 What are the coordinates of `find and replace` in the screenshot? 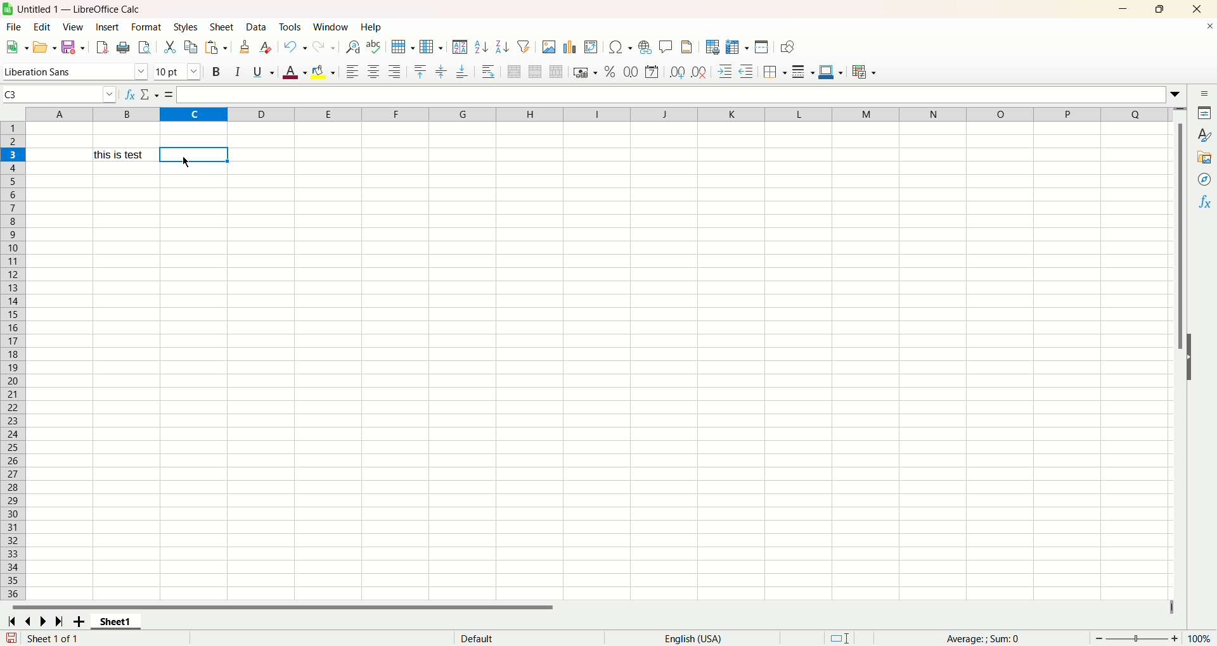 It's located at (354, 47).